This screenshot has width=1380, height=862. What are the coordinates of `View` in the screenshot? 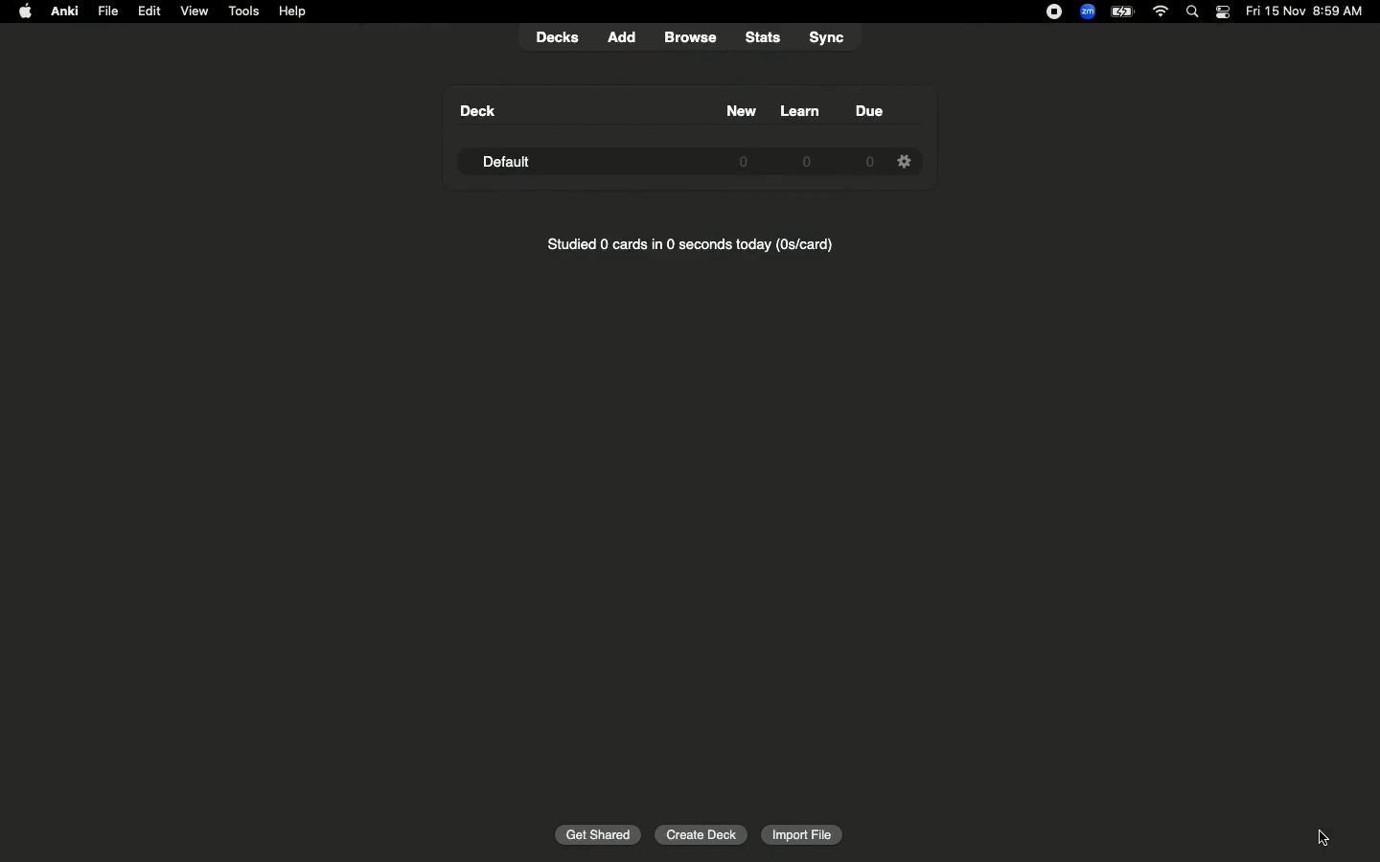 It's located at (195, 10).